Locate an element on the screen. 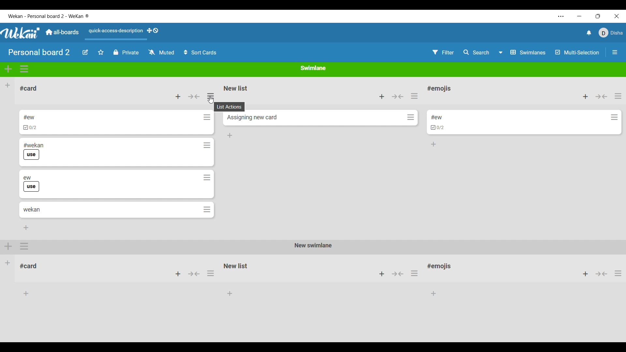 Image resolution: width=626 pixels, height=352 pixels. Swimlane actions is located at coordinates (24, 69).